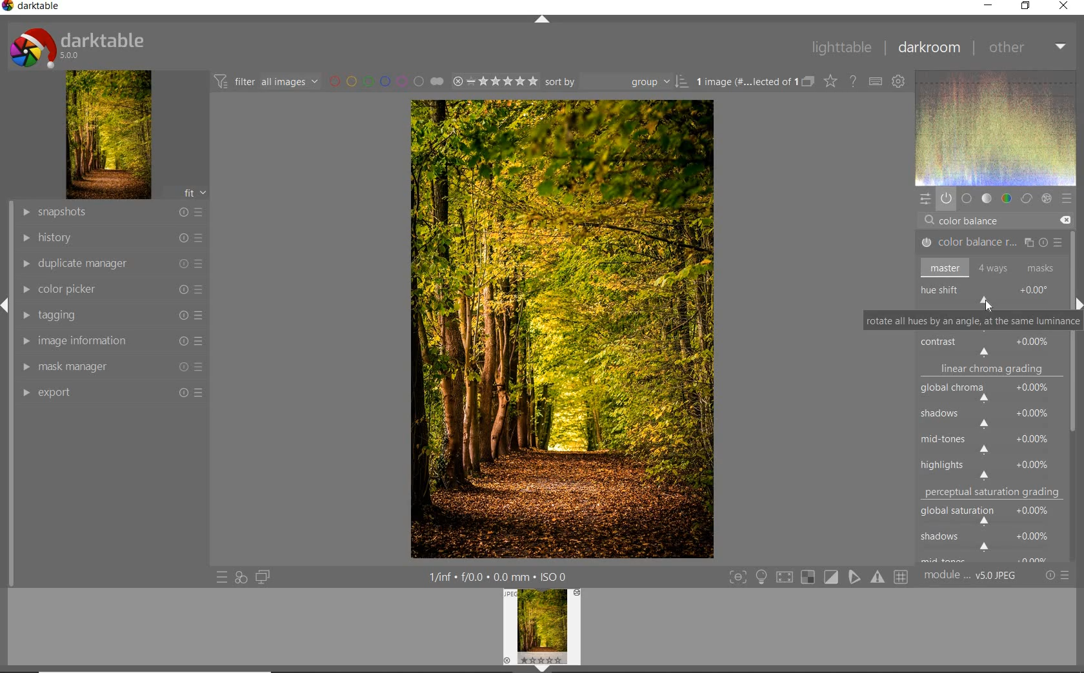 The height and width of the screenshot is (673, 1084). I want to click on system name, so click(31, 6).